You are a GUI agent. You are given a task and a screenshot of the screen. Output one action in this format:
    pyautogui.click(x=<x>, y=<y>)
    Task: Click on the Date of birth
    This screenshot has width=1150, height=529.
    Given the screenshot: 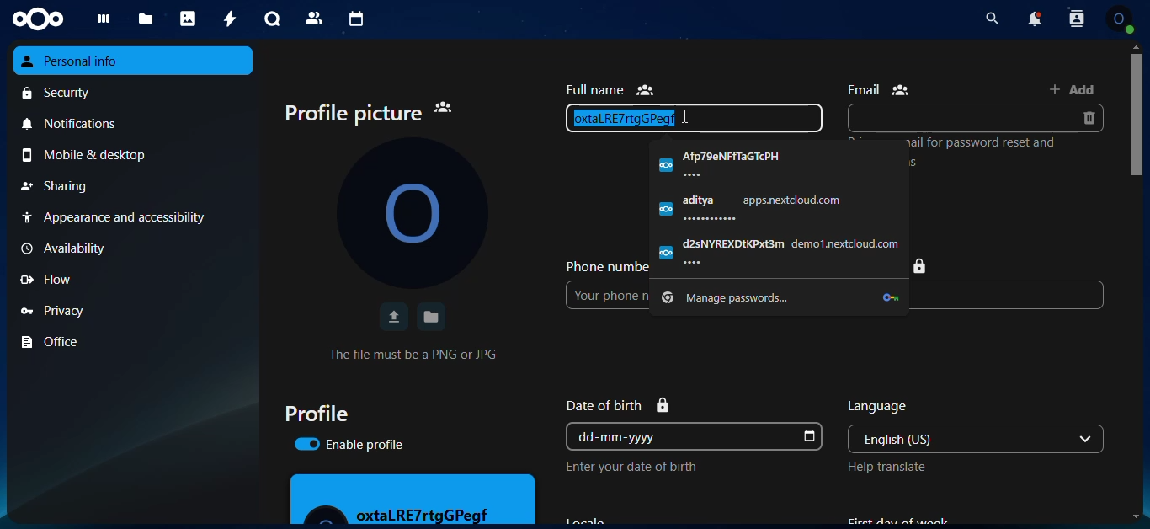 What is the action you would take?
    pyautogui.click(x=618, y=405)
    